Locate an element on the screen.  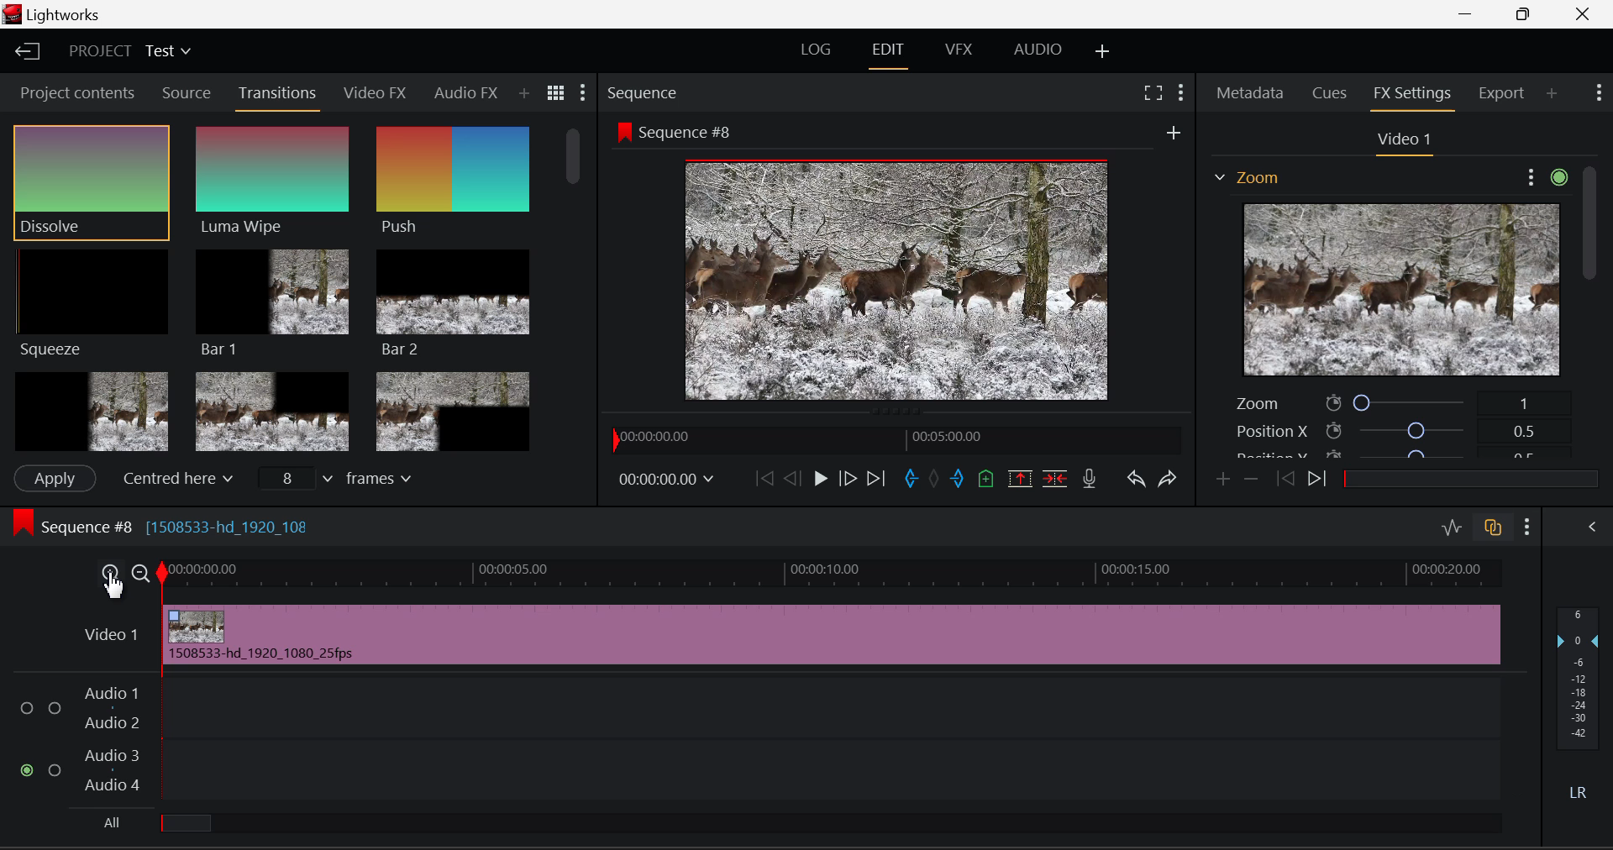
Effect on Video is located at coordinates (1246, 179).